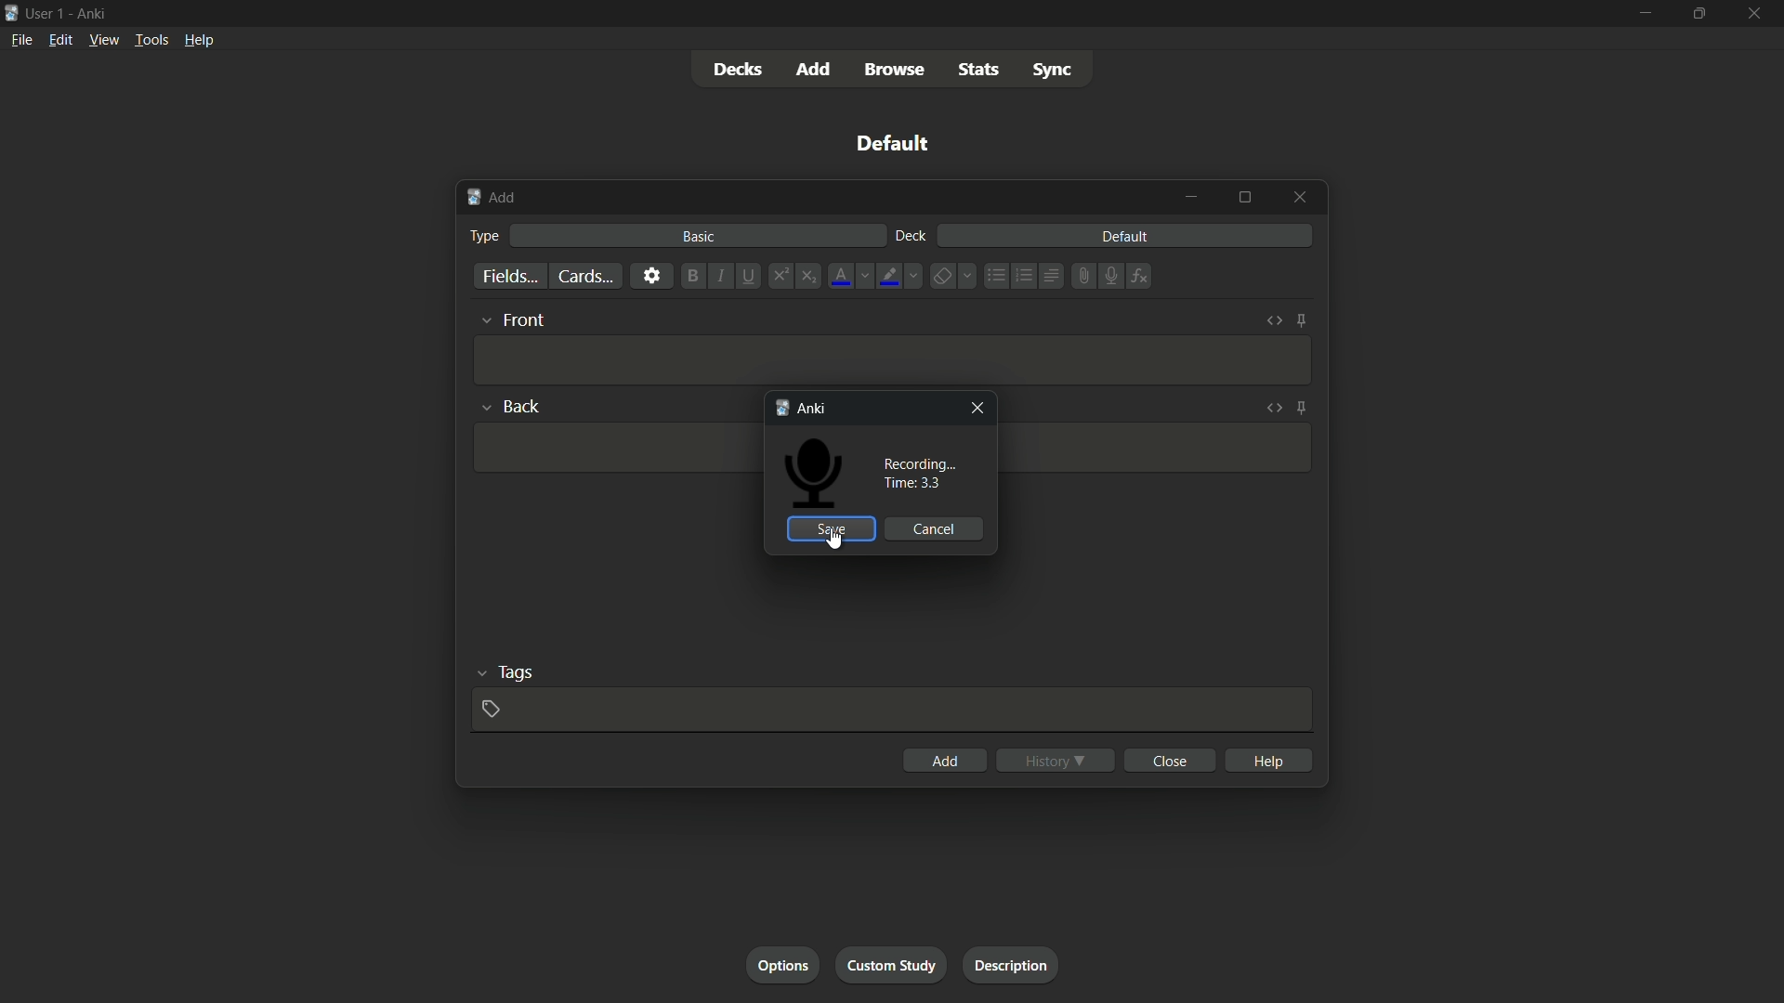 Image resolution: width=1784 pixels, height=1003 pixels. What do you see at coordinates (893, 965) in the screenshot?
I see `custom study` at bounding box center [893, 965].